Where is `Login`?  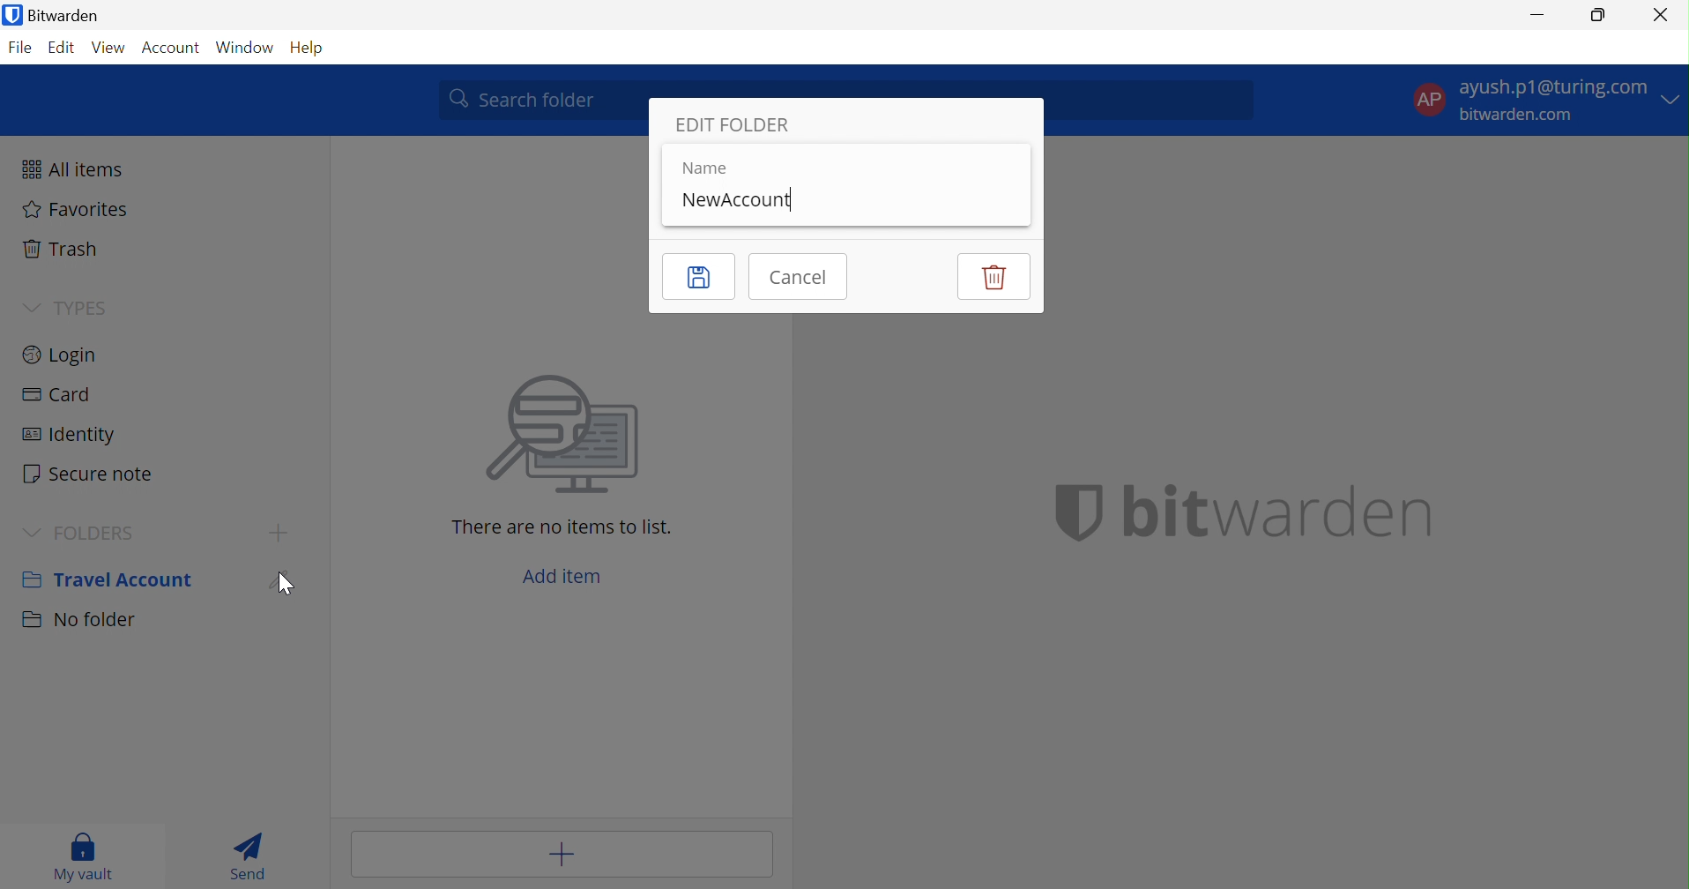 Login is located at coordinates (63, 353).